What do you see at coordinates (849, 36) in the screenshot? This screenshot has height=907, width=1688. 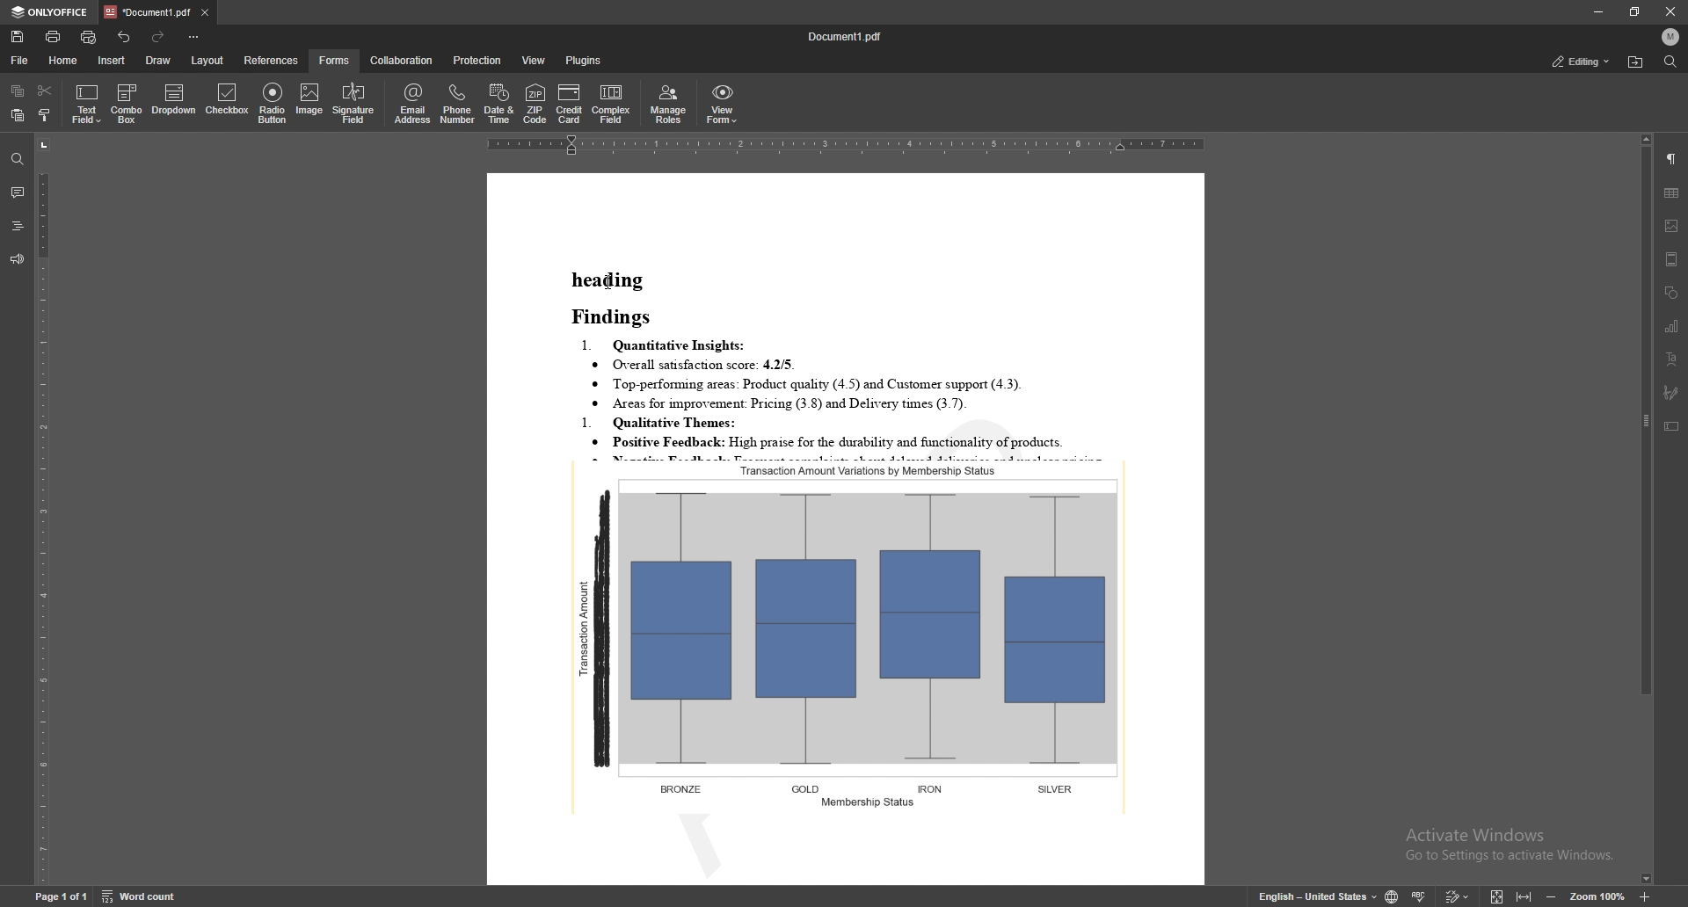 I see `file name` at bounding box center [849, 36].